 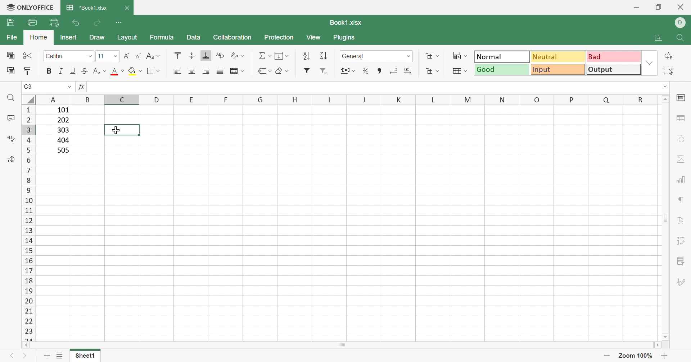 What do you see at coordinates (658, 8) in the screenshot?
I see `Restore Down` at bounding box center [658, 8].